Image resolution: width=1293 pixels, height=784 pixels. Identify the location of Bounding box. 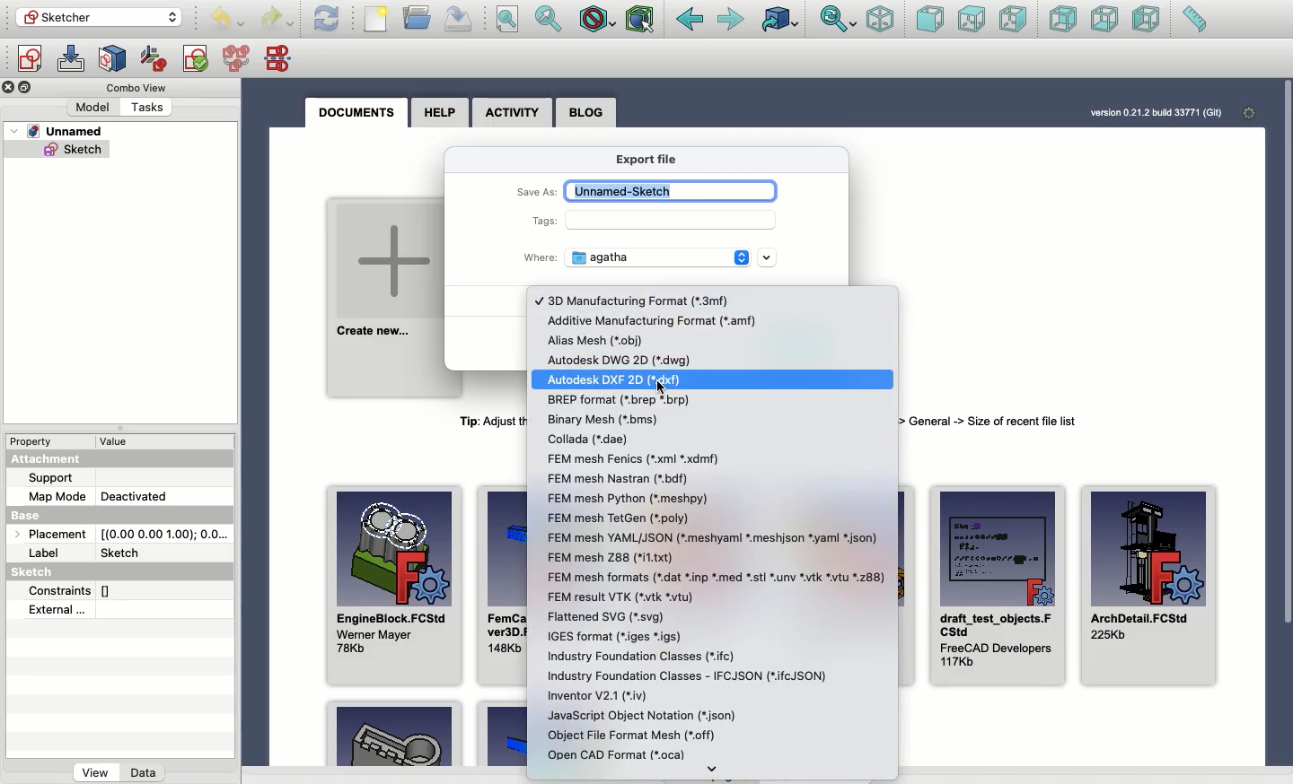
(642, 18).